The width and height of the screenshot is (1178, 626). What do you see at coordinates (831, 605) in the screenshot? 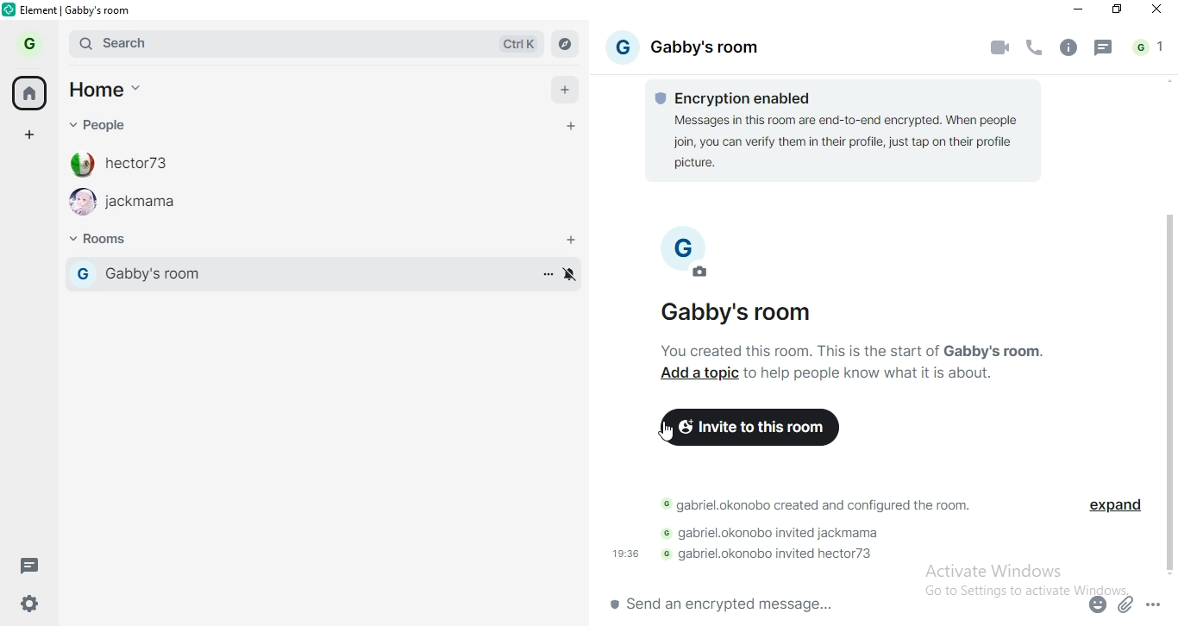
I see `chat box` at bounding box center [831, 605].